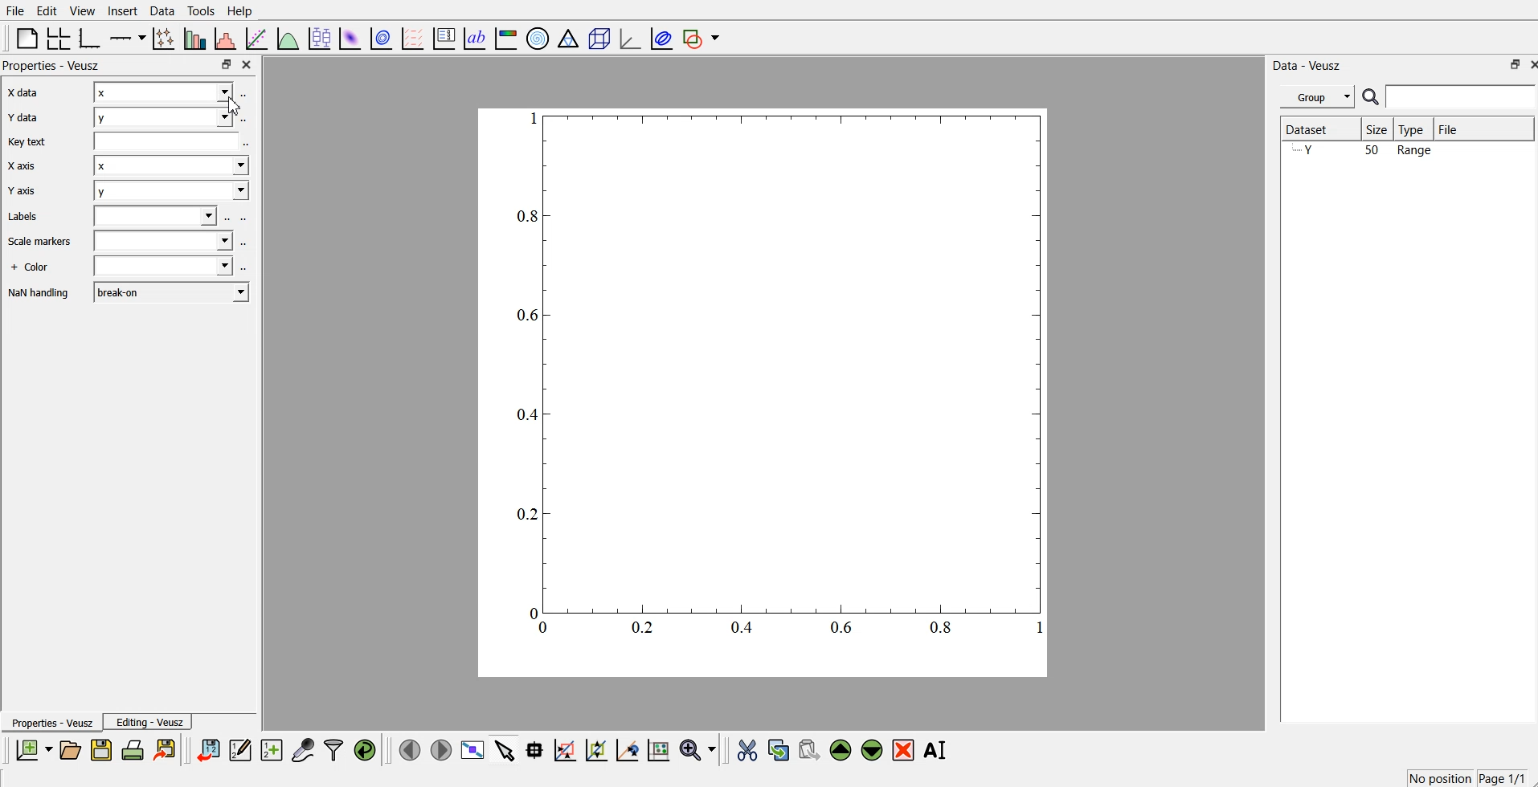  What do you see at coordinates (470, 751) in the screenshot?
I see `view data points full screen` at bounding box center [470, 751].